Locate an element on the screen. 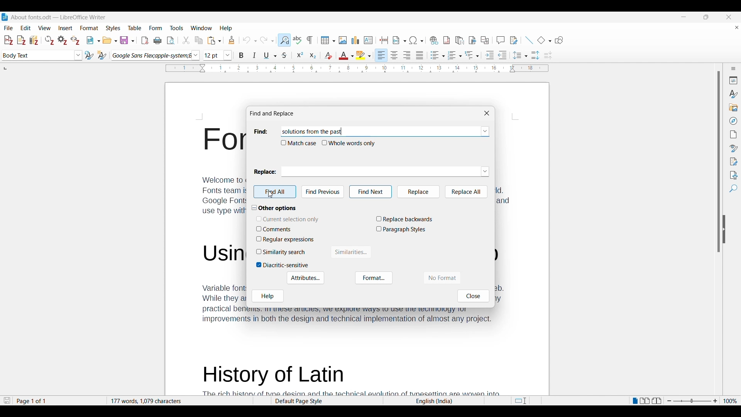 This screenshot has height=417, width=741. Increase paragraph spacing is located at coordinates (536, 55).